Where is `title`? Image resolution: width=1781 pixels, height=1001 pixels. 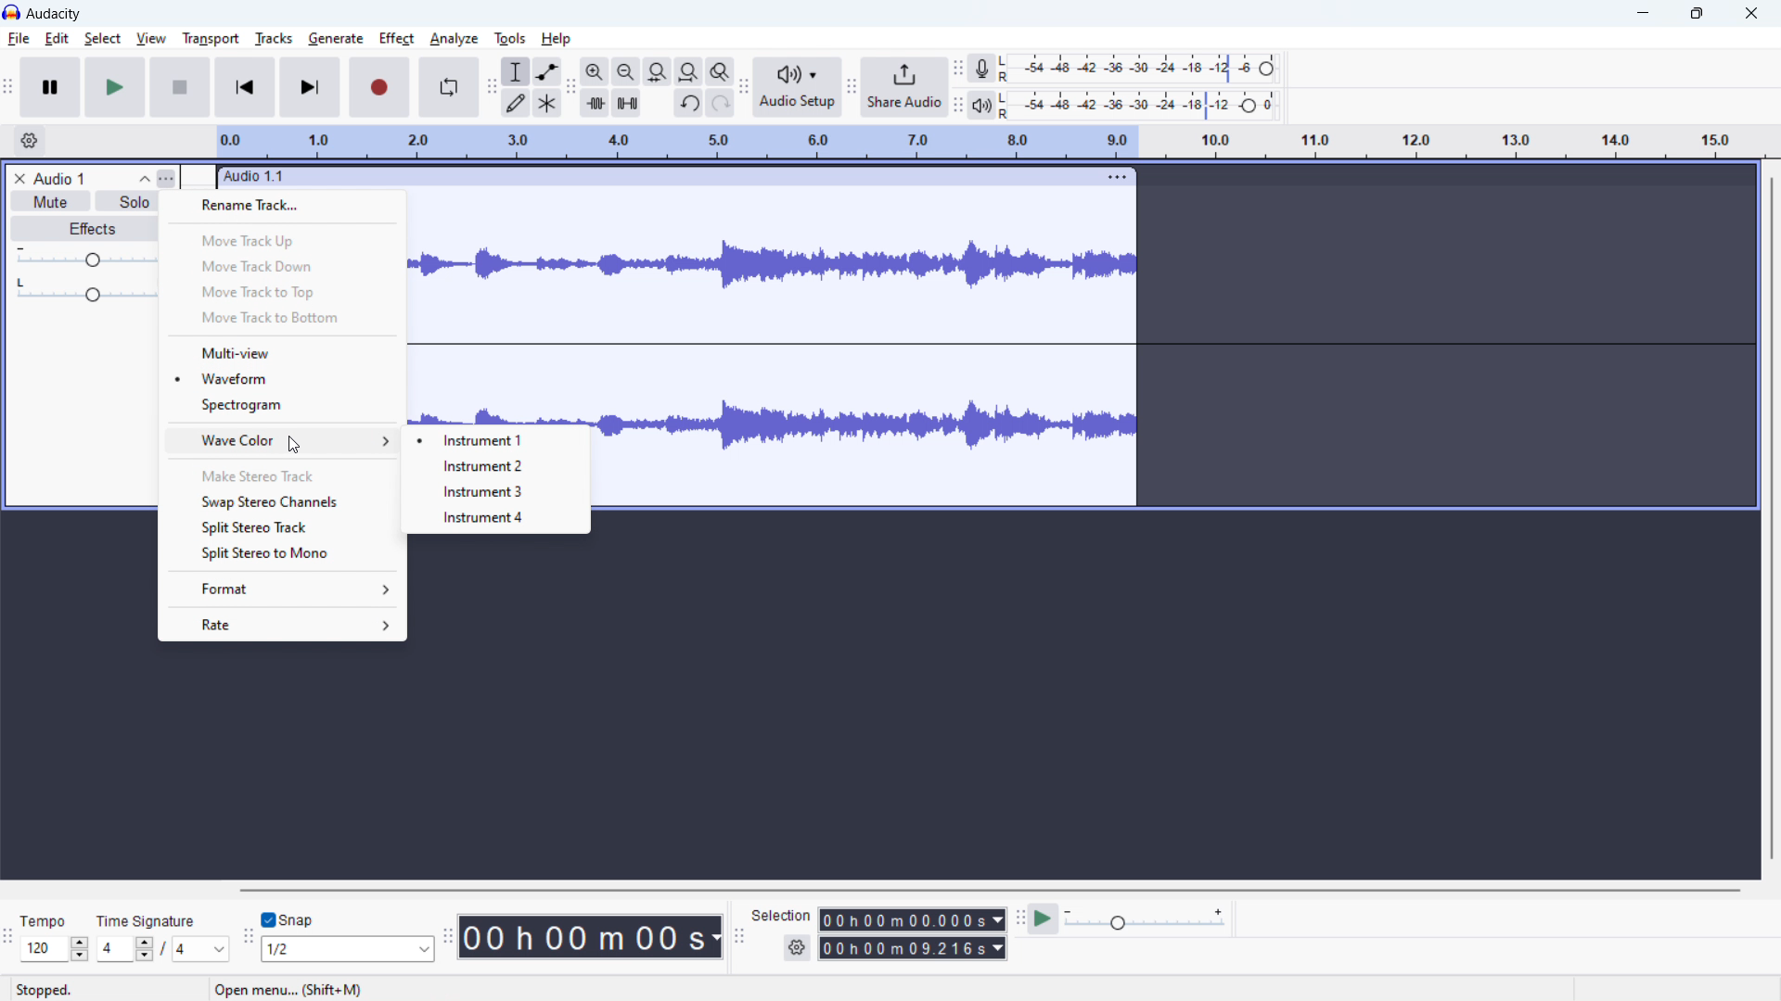 title is located at coordinates (55, 14).